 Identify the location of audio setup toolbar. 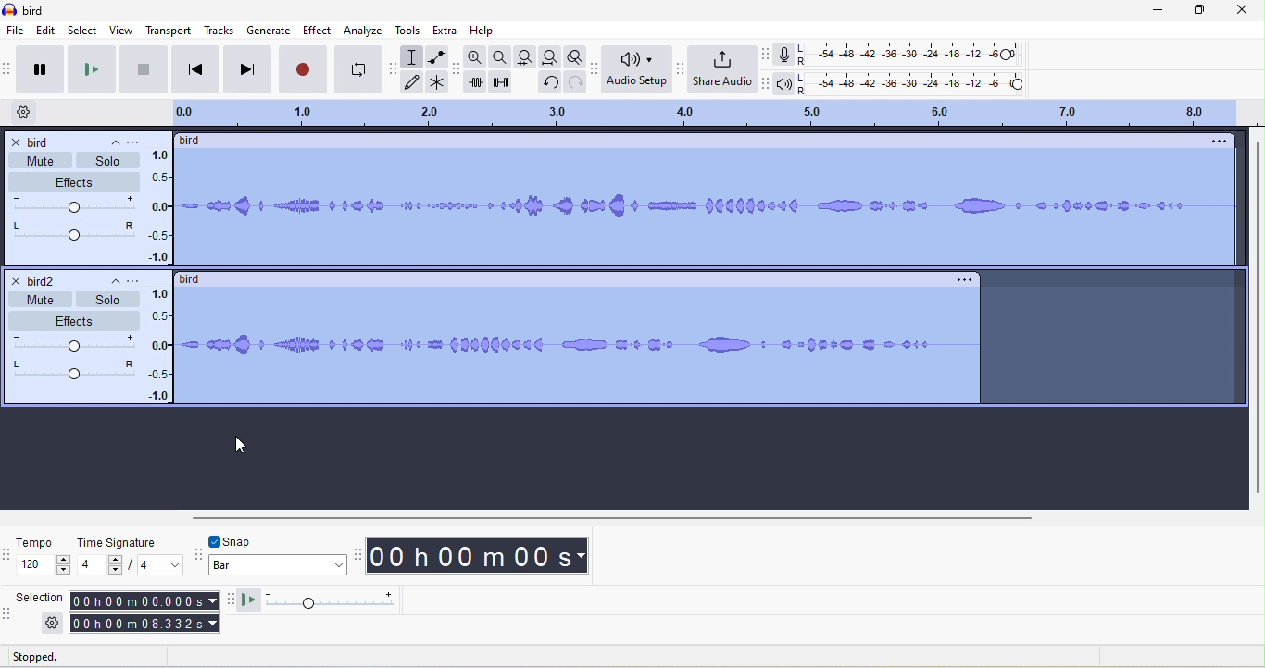
(638, 68).